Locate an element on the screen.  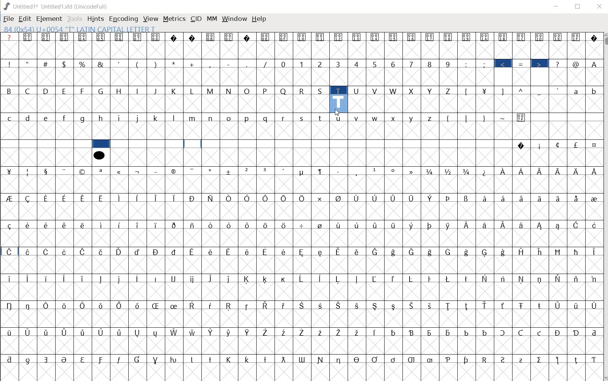
Symbol is located at coordinates (577, 252).